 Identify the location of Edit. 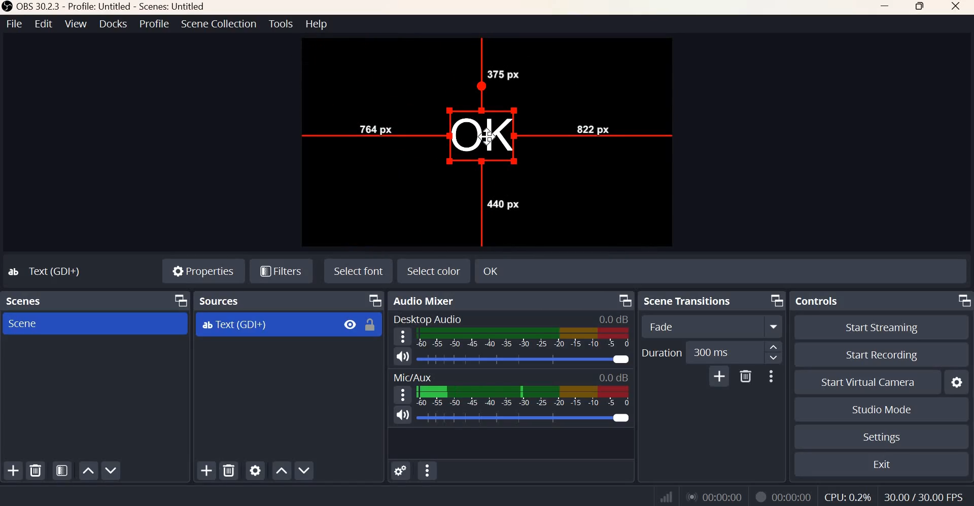
(44, 23).